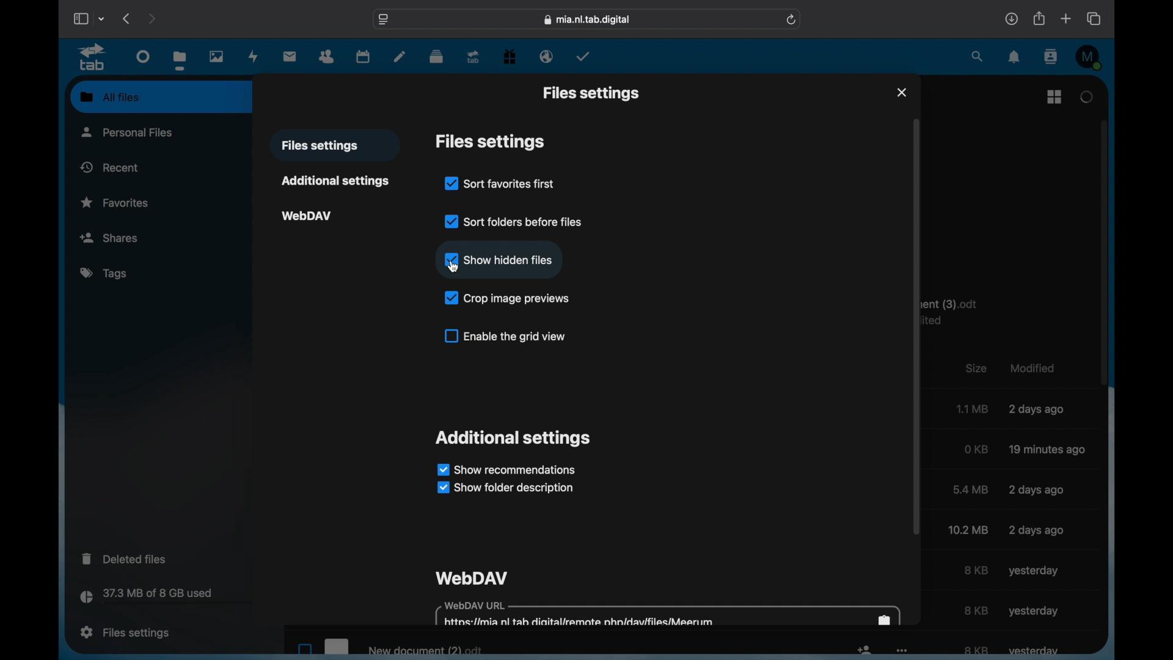 This screenshot has height=660, width=1173. What do you see at coordinates (216, 57) in the screenshot?
I see `photos` at bounding box center [216, 57].